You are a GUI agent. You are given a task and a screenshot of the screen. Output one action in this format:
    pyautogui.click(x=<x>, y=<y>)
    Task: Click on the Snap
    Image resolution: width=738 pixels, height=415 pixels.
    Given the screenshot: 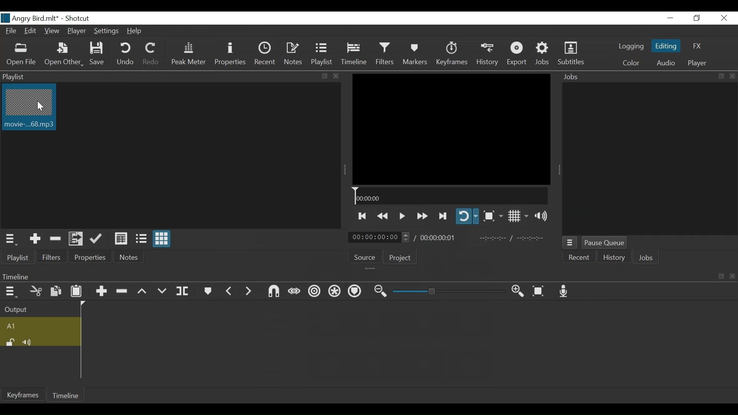 What is the action you would take?
    pyautogui.click(x=274, y=291)
    